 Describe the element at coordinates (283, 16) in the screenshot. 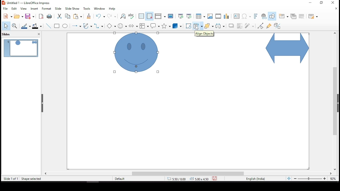

I see `new slide` at that location.